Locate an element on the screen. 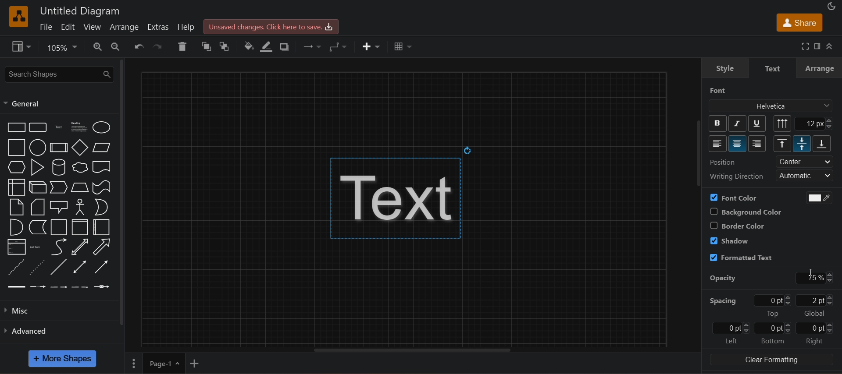  vertical is located at coordinates (783, 123).